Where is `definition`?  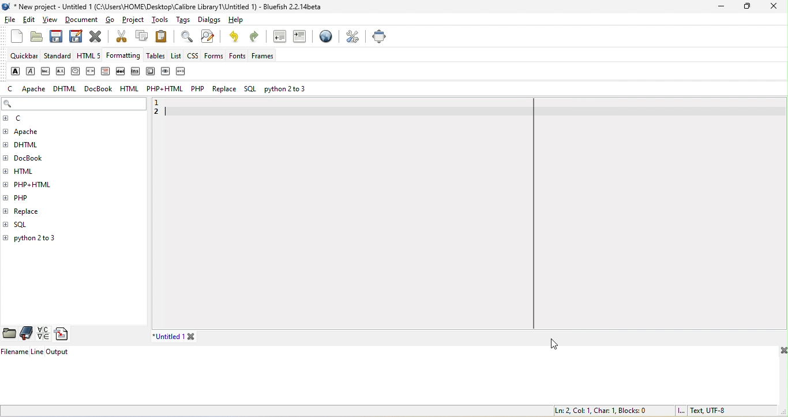 definition is located at coordinates (108, 72).